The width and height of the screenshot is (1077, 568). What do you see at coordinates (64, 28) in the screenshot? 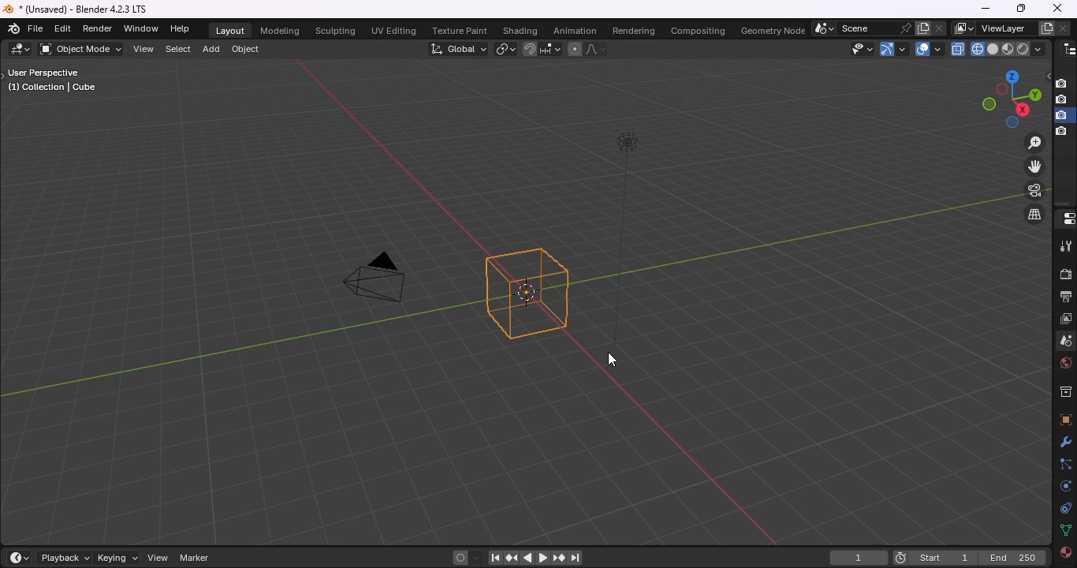
I see `edit` at bounding box center [64, 28].